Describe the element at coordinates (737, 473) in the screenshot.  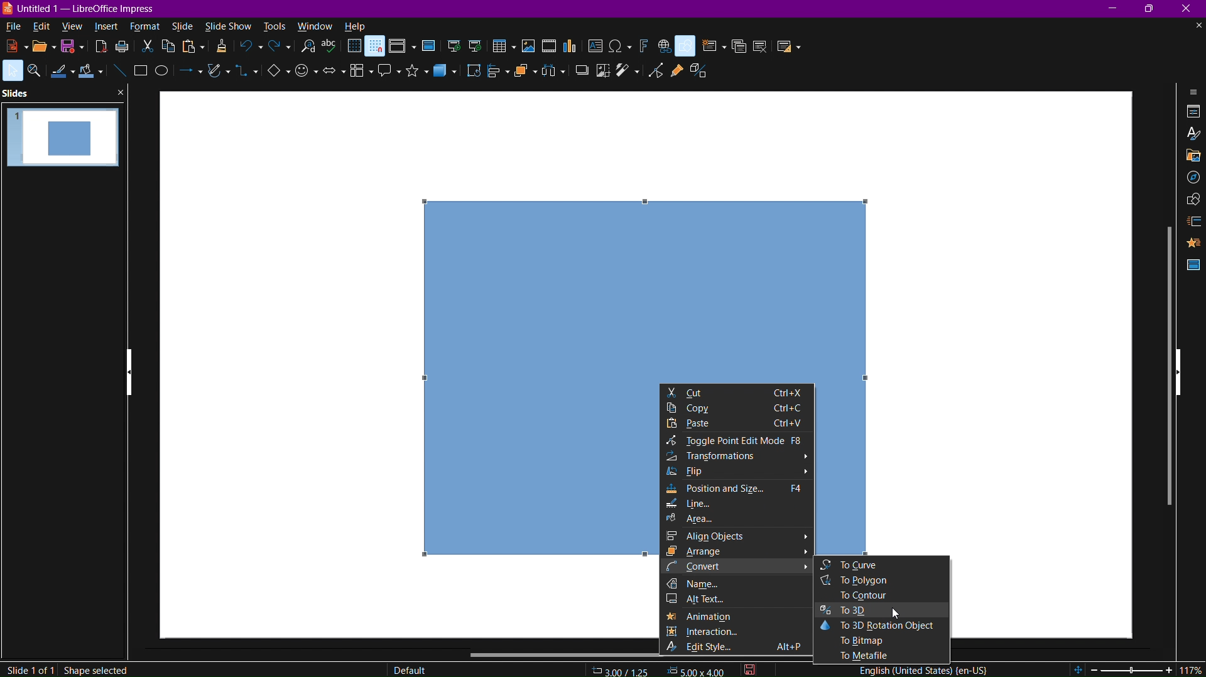
I see `Flip` at that location.